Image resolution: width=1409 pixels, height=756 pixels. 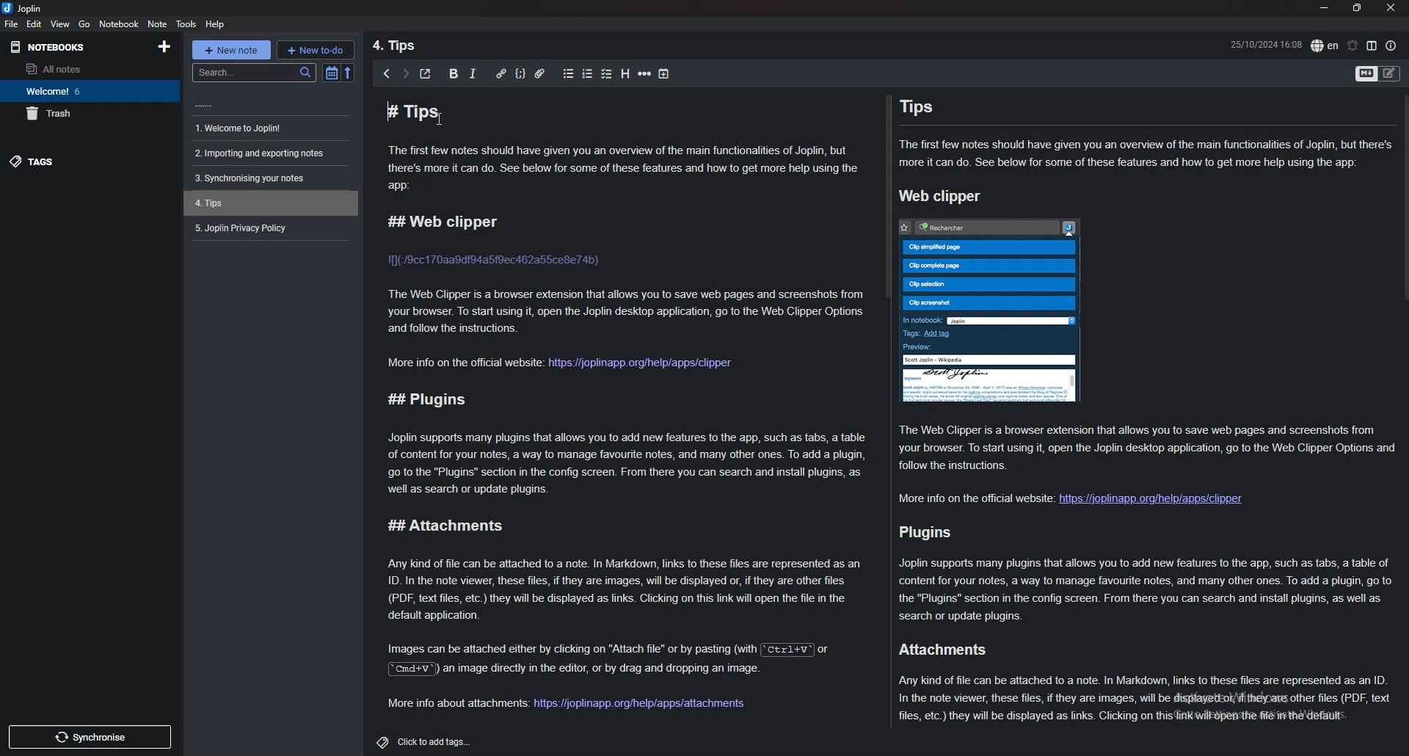 What do you see at coordinates (331, 73) in the screenshot?
I see `toggle sort order field` at bounding box center [331, 73].